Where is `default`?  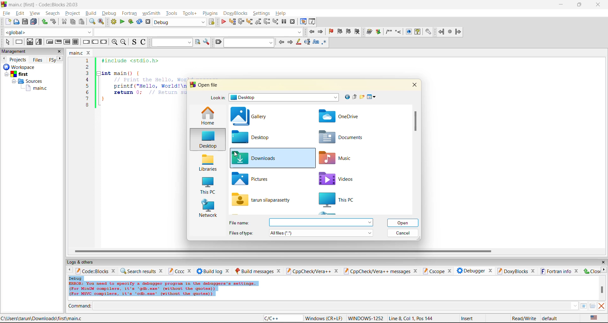
default is located at coordinates (550, 318).